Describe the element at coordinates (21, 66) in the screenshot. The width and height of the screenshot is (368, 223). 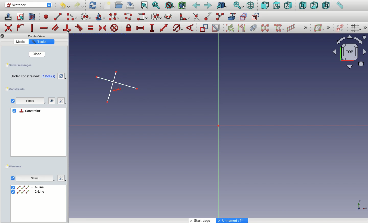
I see `Save` at that location.